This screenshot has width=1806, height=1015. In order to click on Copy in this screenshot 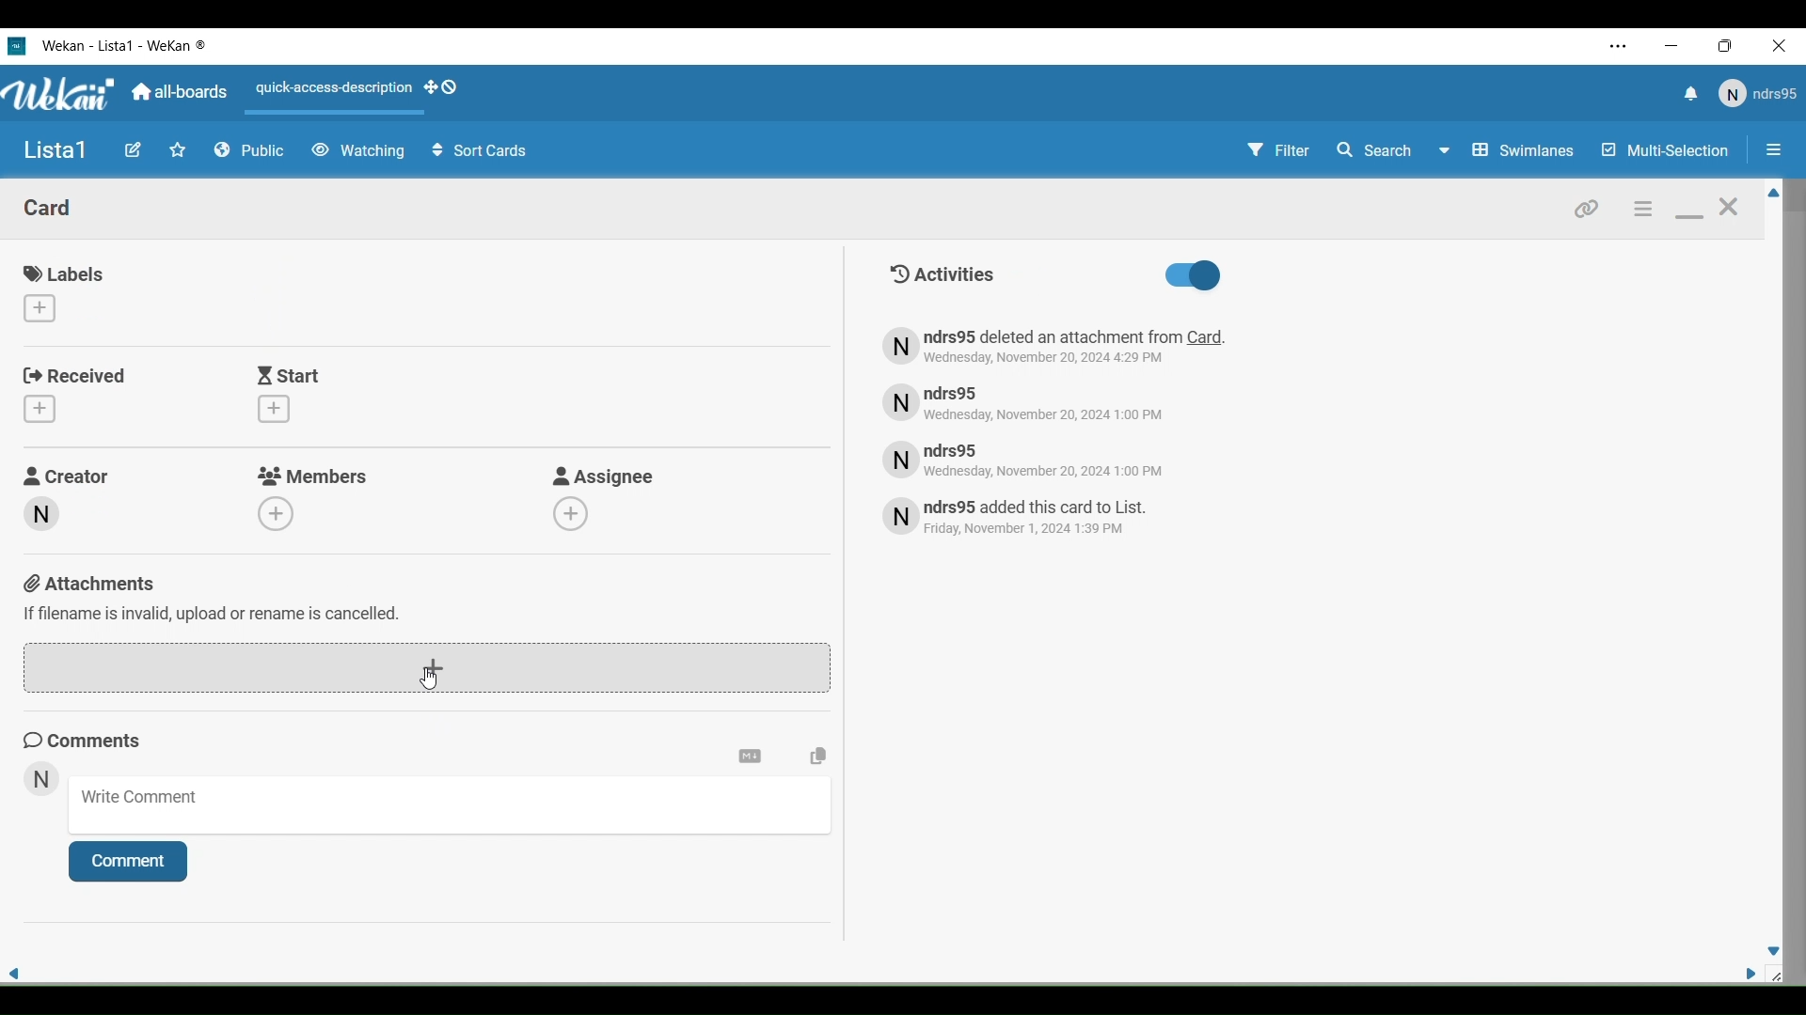, I will do `click(819, 756)`.